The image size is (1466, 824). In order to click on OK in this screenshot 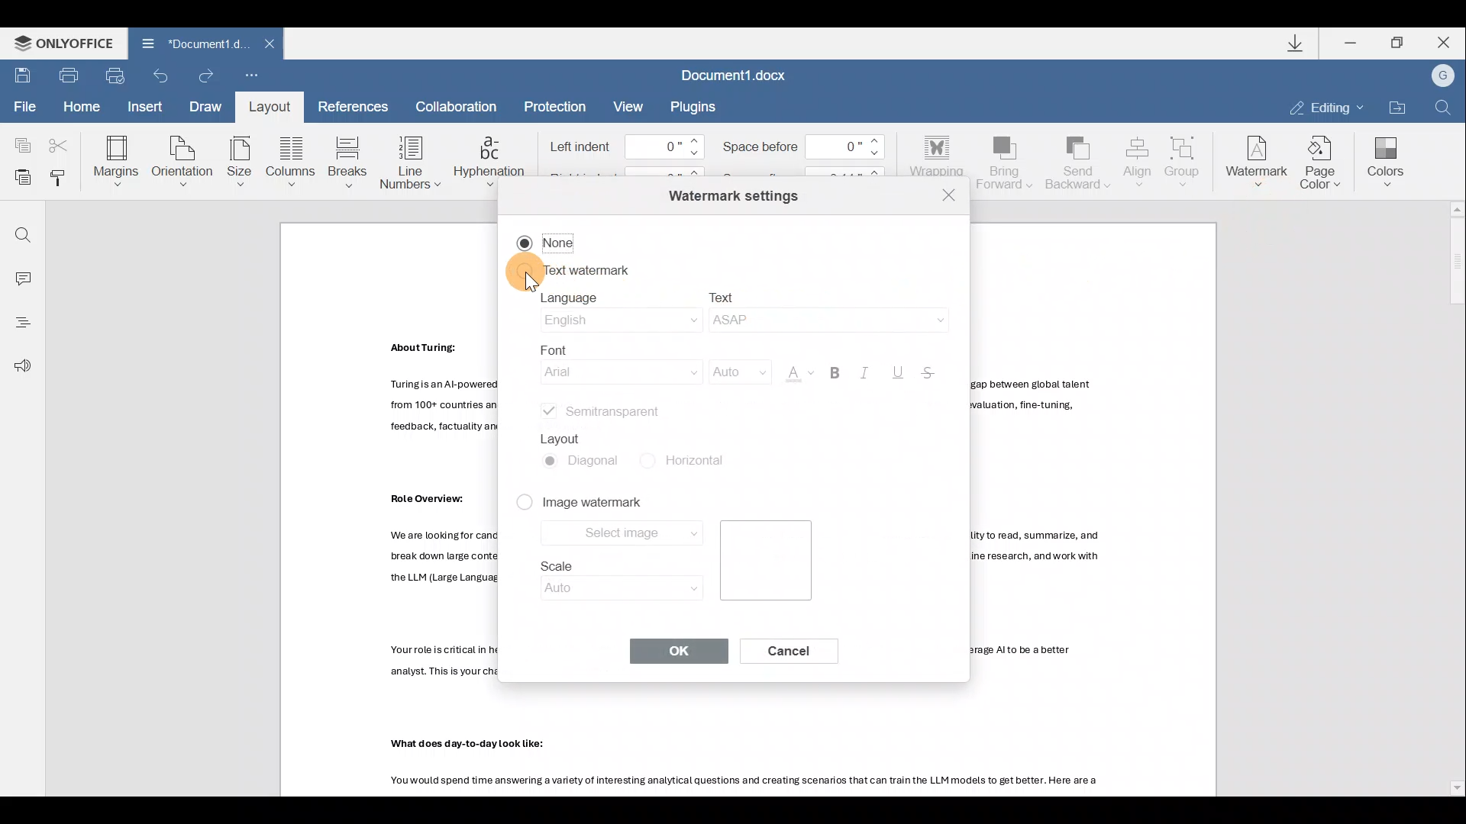, I will do `click(677, 651)`.